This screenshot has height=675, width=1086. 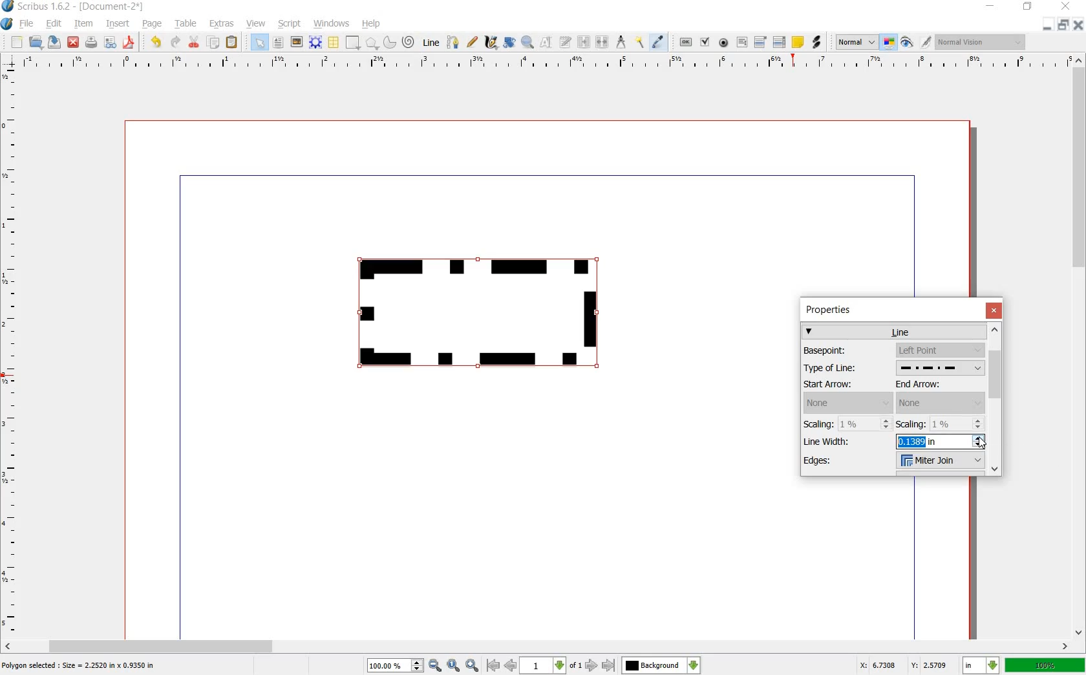 I want to click on POLYGON, so click(x=372, y=45).